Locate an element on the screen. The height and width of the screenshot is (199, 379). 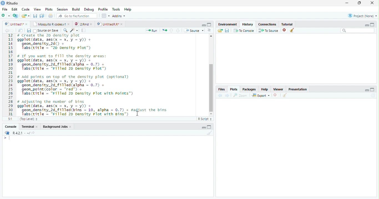
Plots is located at coordinates (49, 9).